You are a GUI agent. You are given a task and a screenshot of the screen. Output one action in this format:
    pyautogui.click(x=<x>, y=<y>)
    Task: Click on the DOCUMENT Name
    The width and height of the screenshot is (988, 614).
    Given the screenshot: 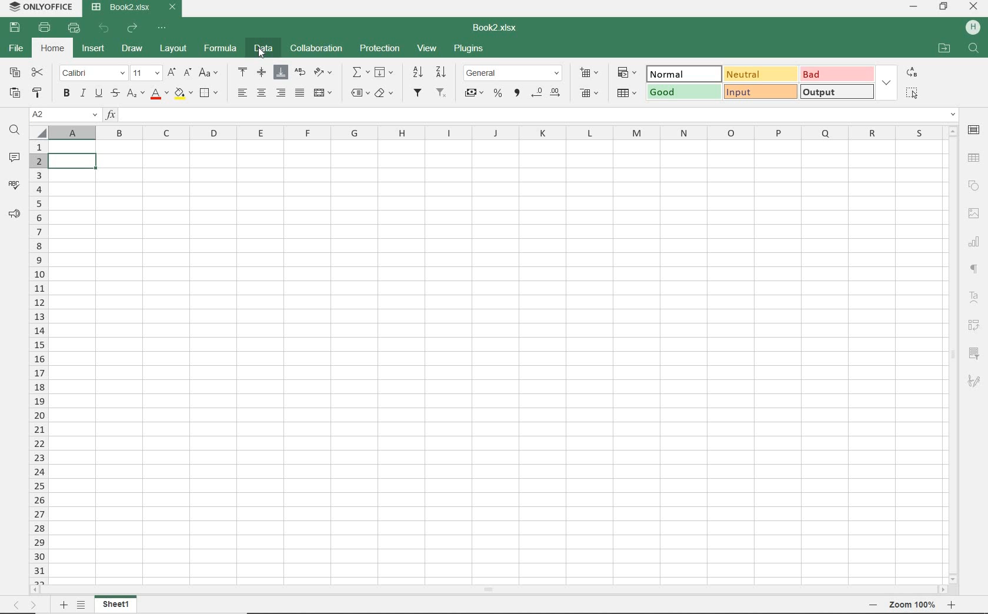 What is the action you would take?
    pyautogui.click(x=121, y=8)
    